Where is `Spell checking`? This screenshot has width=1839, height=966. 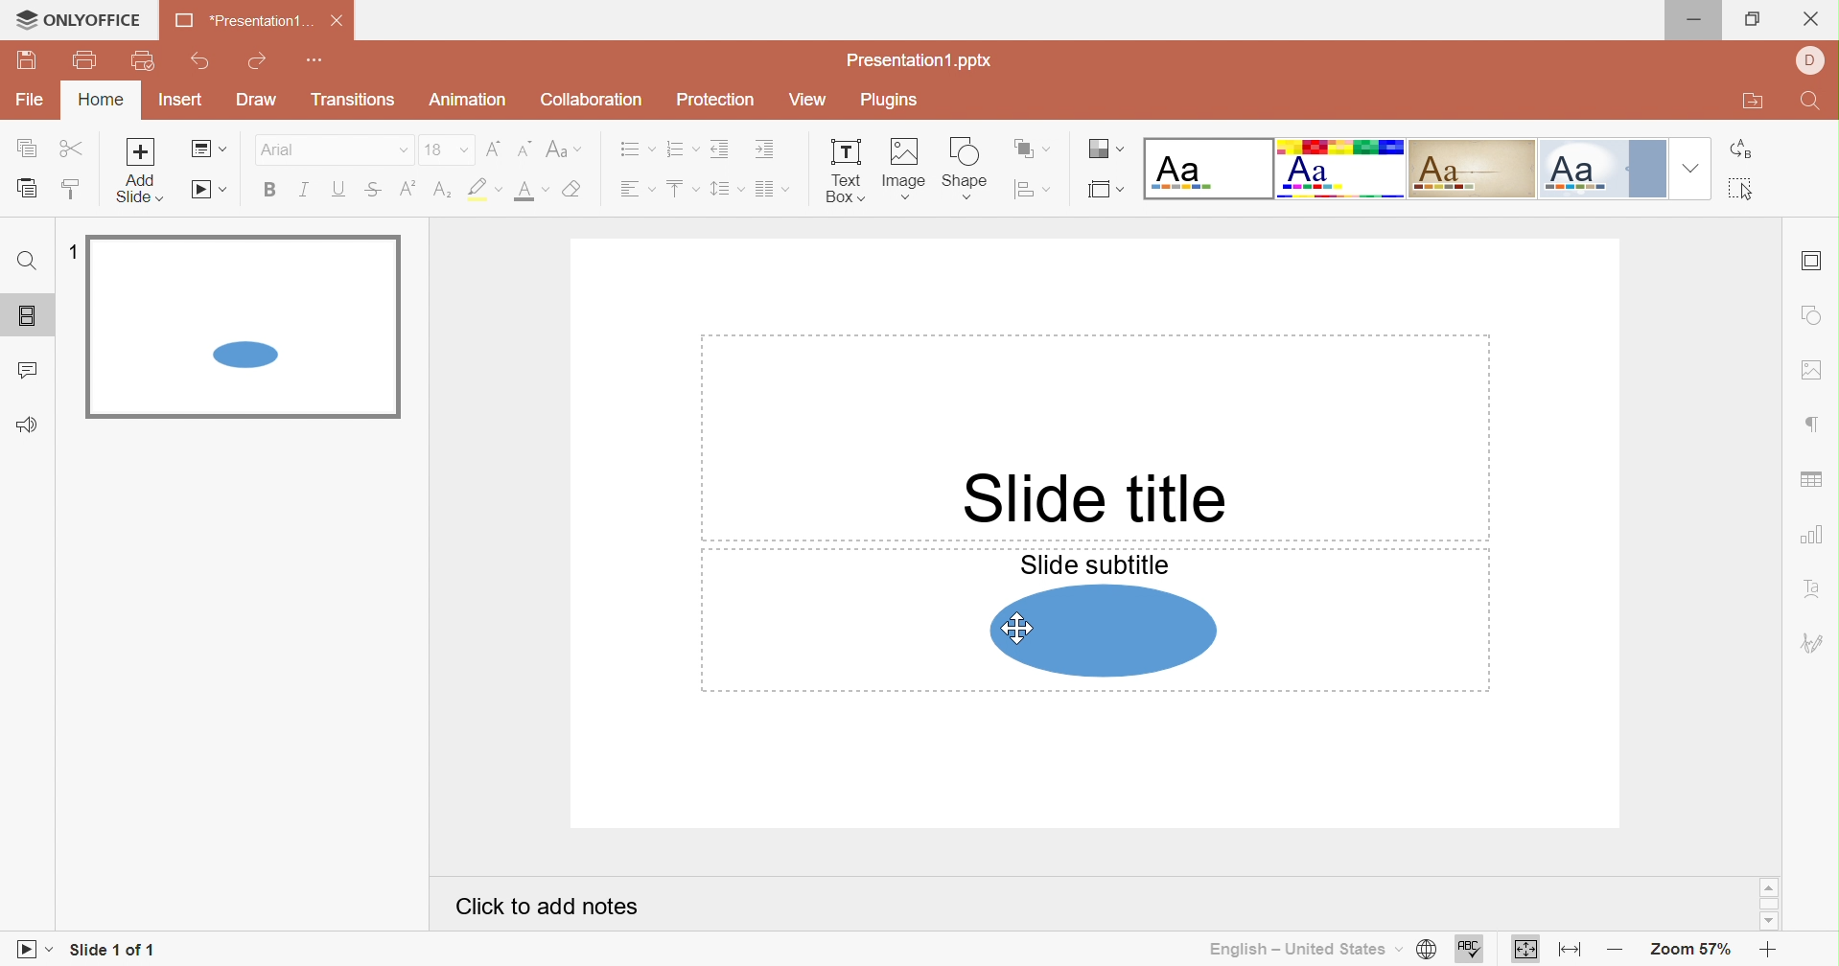
Spell checking is located at coordinates (1472, 949).